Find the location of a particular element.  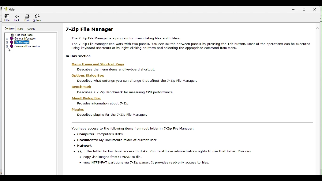

File manager is located at coordinates (21, 42).